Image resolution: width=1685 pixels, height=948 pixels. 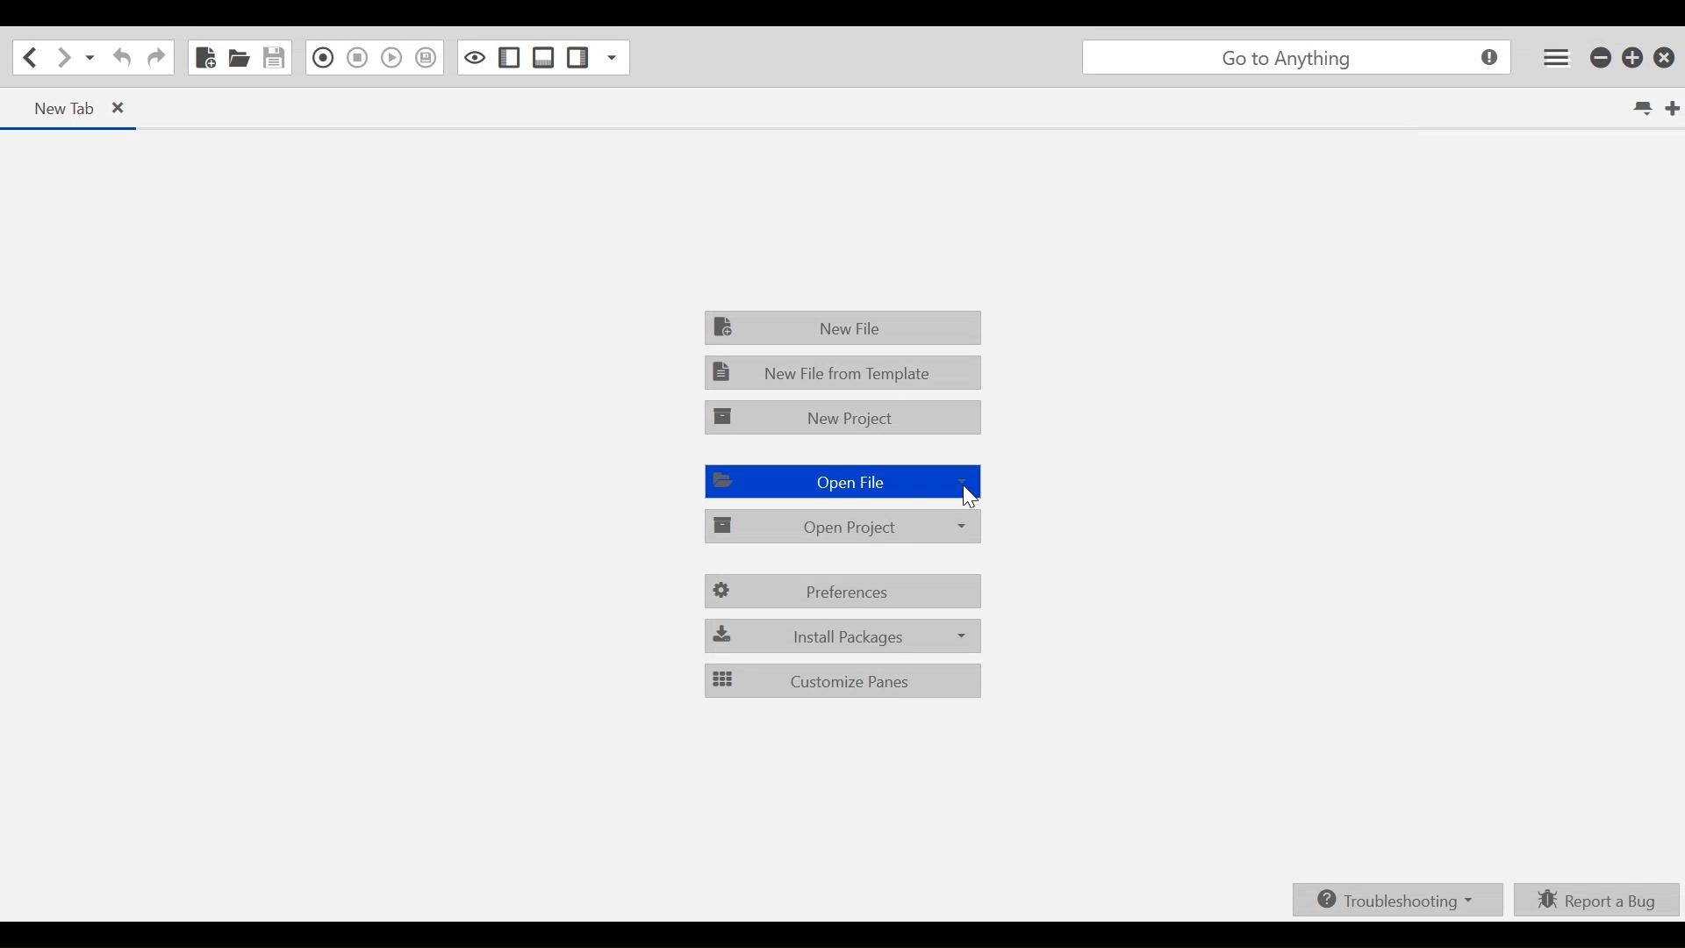 What do you see at coordinates (507, 58) in the screenshot?
I see `Show/Hide Left pane` at bounding box center [507, 58].